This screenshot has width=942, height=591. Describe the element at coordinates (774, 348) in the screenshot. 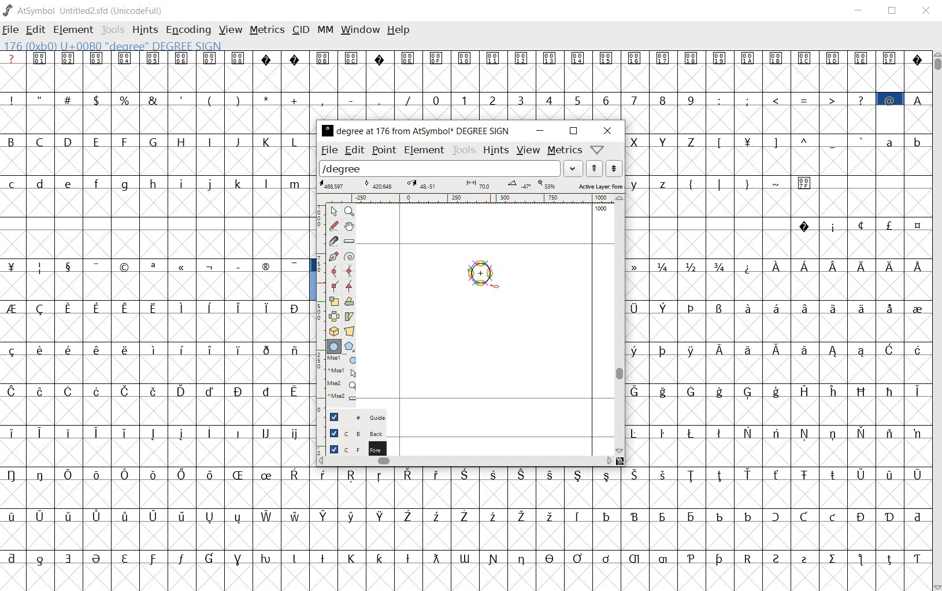

I see `special letters` at that location.